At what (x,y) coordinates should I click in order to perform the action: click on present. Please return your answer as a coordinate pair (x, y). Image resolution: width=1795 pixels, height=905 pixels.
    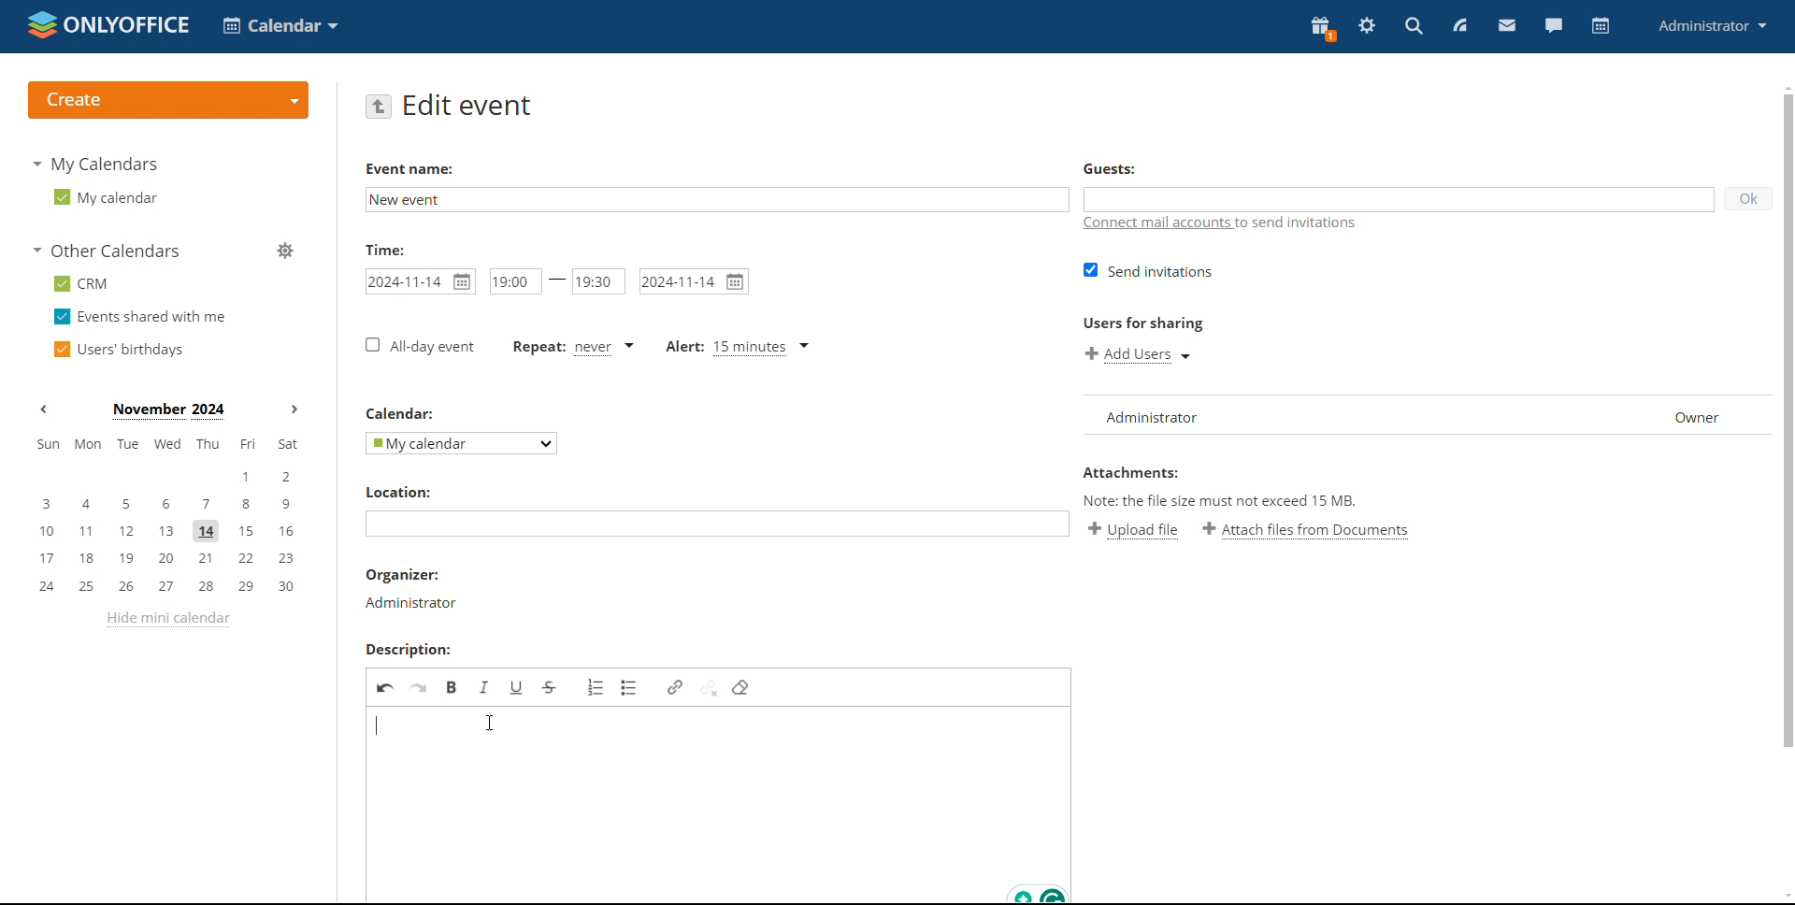
    Looking at the image, I should click on (1321, 28).